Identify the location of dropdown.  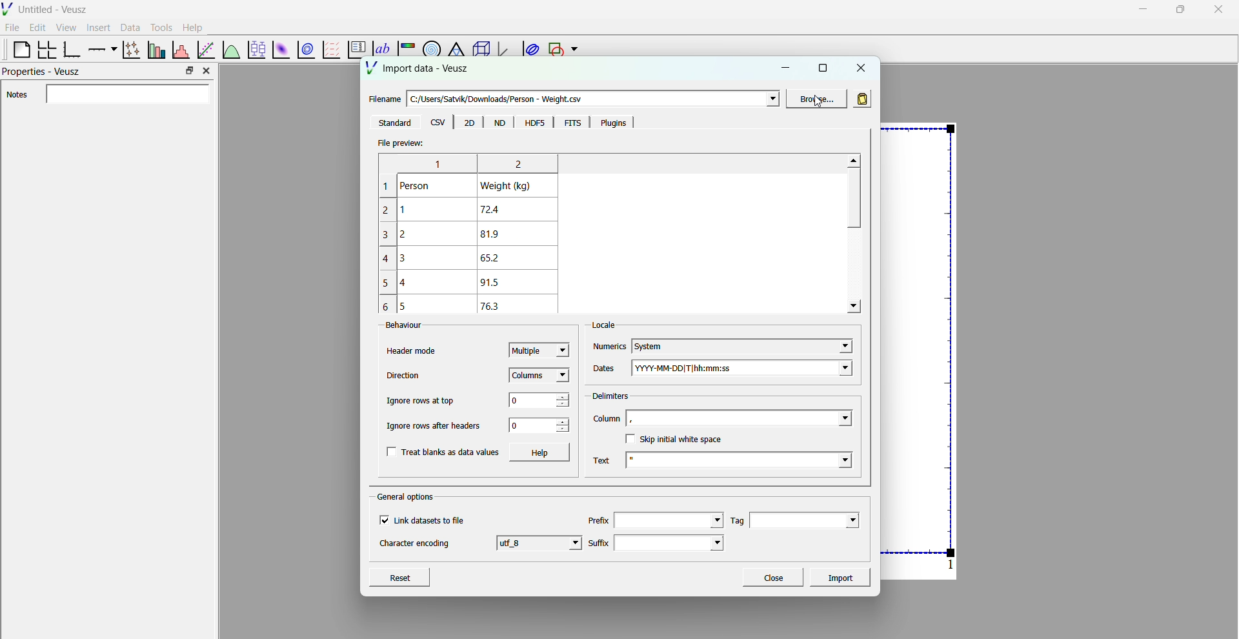
(574, 50).